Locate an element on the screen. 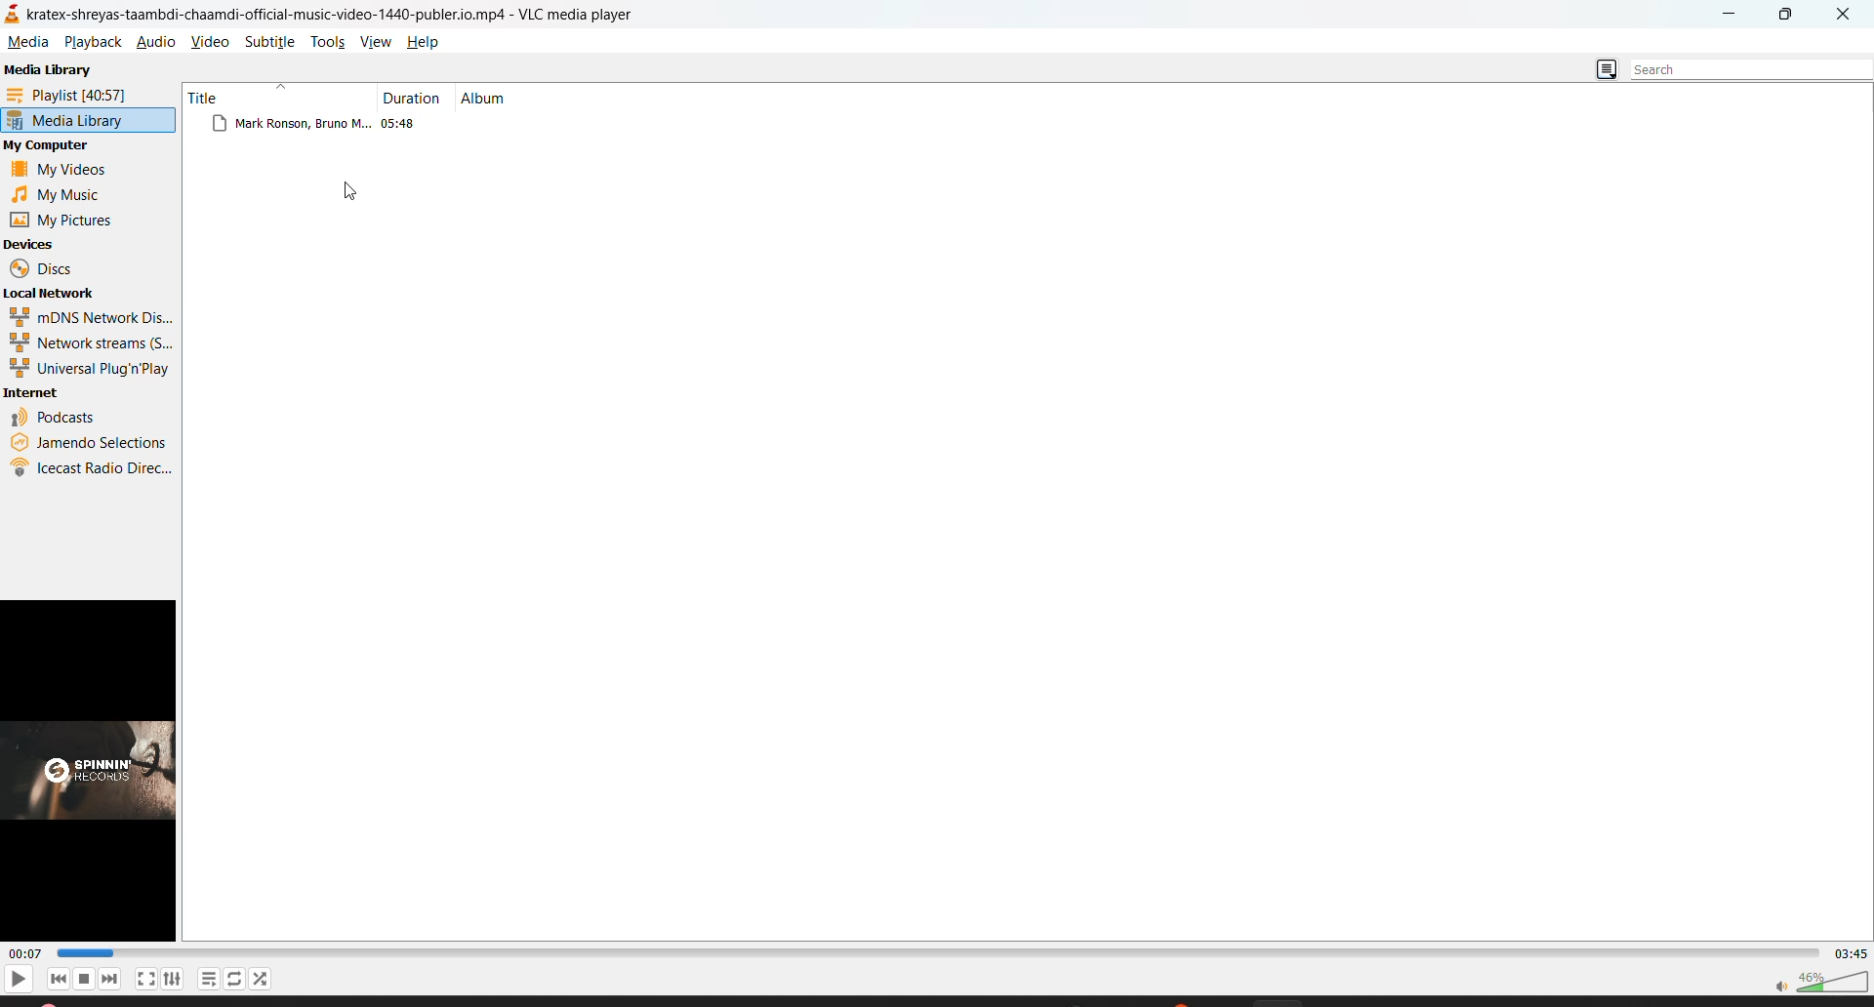  internet is located at coordinates (37, 393).